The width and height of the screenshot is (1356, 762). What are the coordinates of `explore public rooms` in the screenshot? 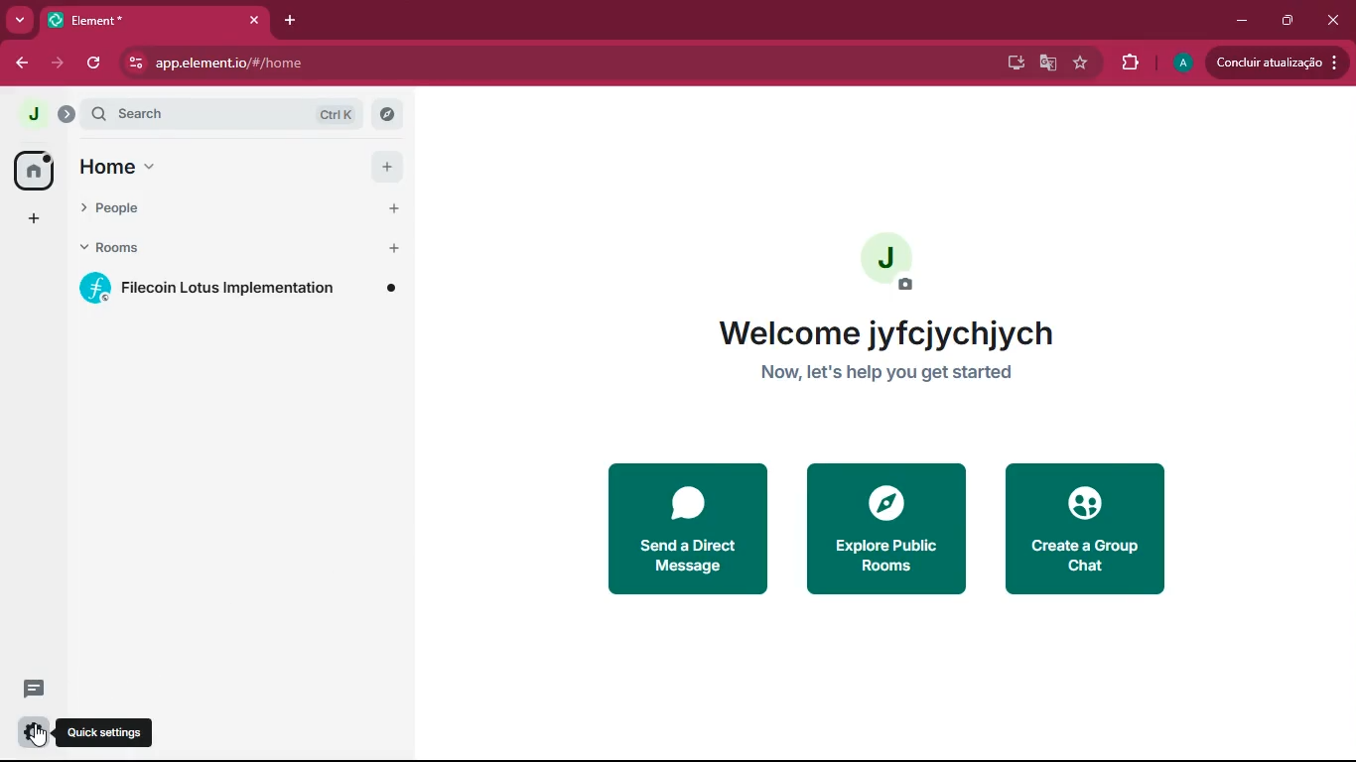 It's located at (883, 530).